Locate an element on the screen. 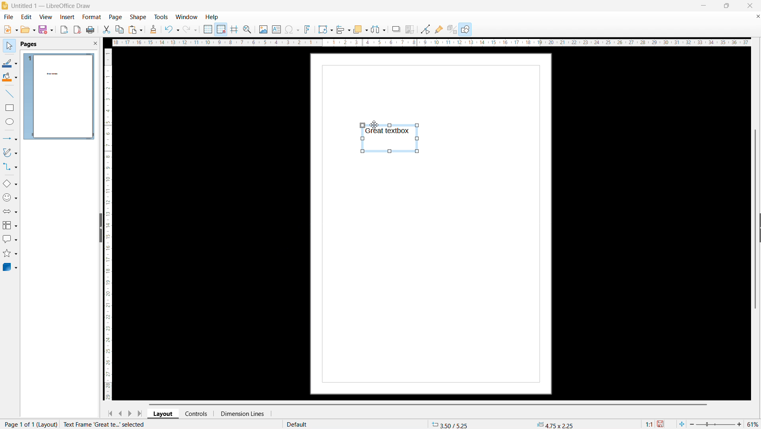  next page is located at coordinates (130, 413).